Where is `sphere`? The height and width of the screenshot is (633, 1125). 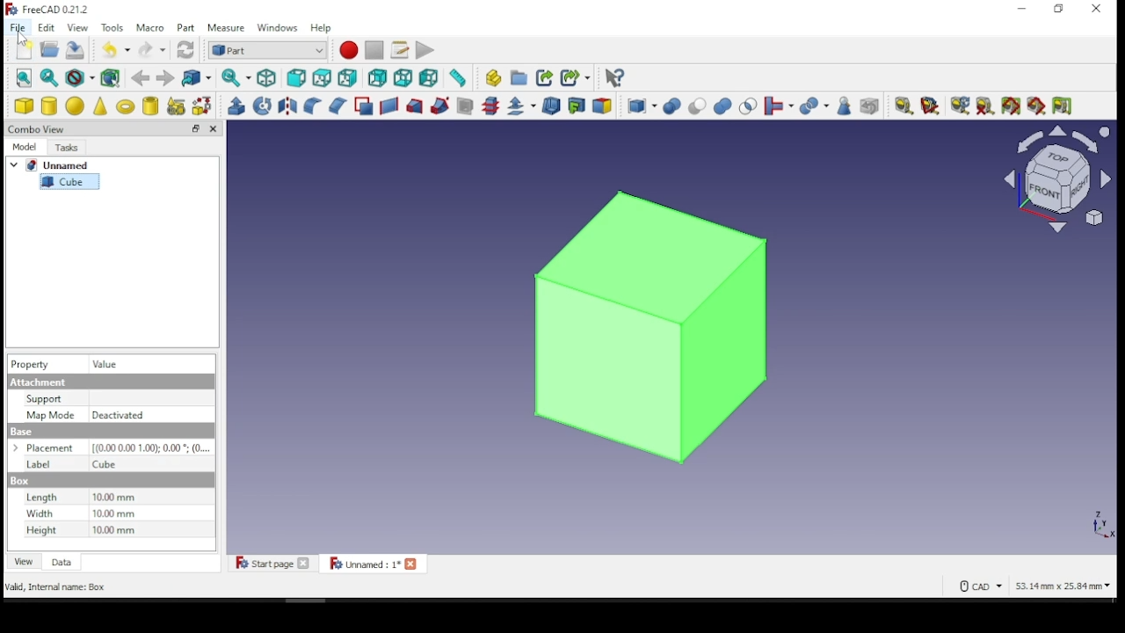
sphere is located at coordinates (76, 105).